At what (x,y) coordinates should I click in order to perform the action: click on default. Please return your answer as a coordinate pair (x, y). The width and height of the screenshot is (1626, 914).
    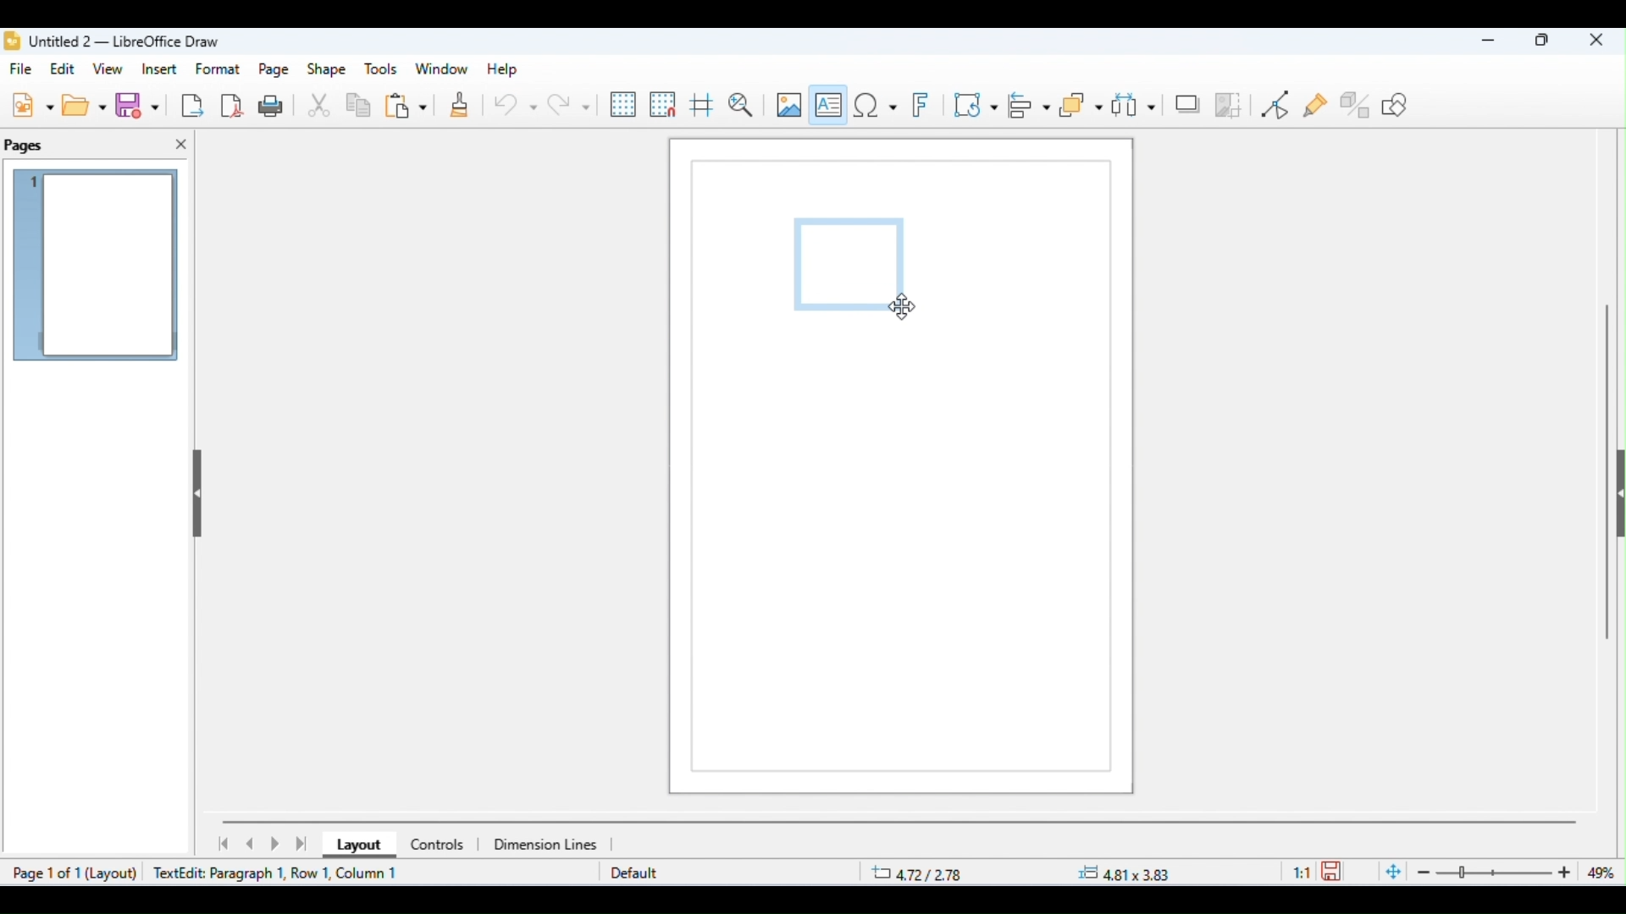
    Looking at the image, I should click on (634, 874).